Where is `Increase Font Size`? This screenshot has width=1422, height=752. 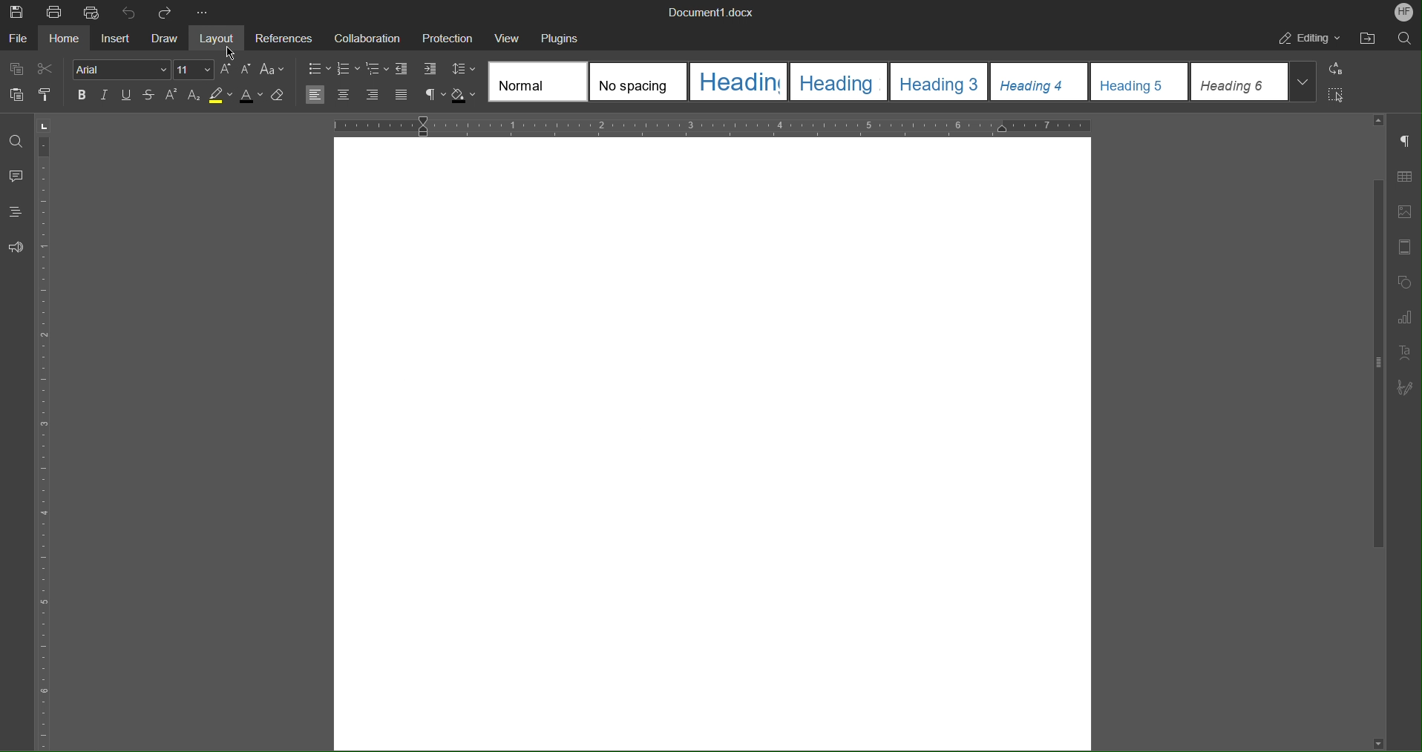 Increase Font Size is located at coordinates (226, 70).